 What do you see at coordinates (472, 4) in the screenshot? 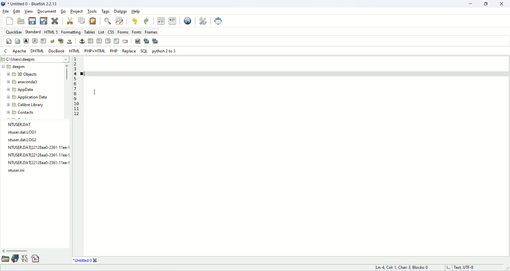
I see `minimize` at bounding box center [472, 4].